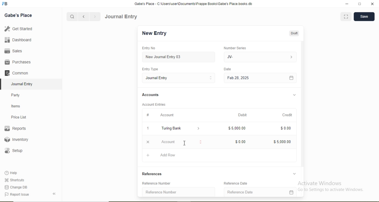 The height and width of the screenshot is (202, 379). What do you see at coordinates (364, 16) in the screenshot?
I see `Save` at bounding box center [364, 16].